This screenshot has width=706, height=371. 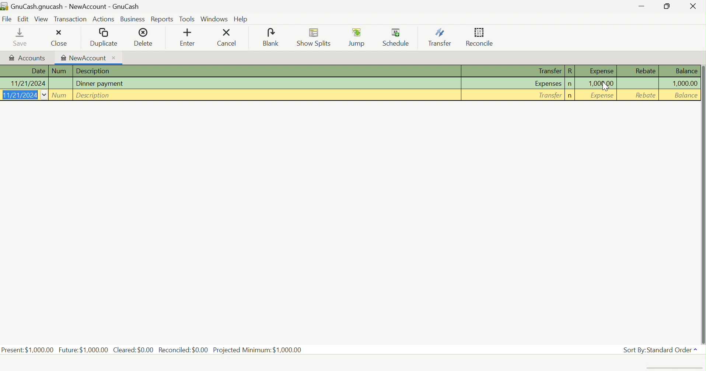 What do you see at coordinates (94, 71) in the screenshot?
I see `Description` at bounding box center [94, 71].